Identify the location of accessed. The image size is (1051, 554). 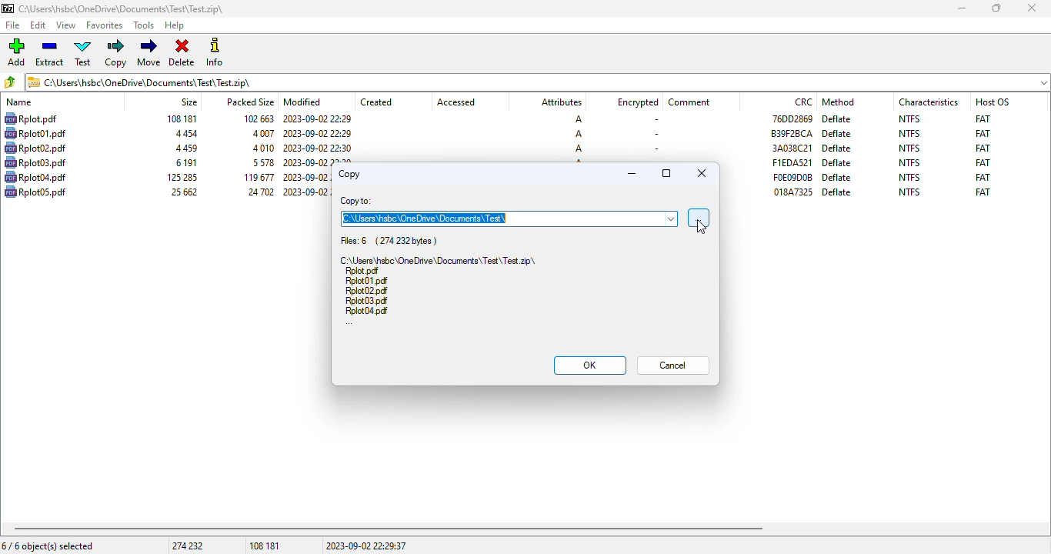
(456, 102).